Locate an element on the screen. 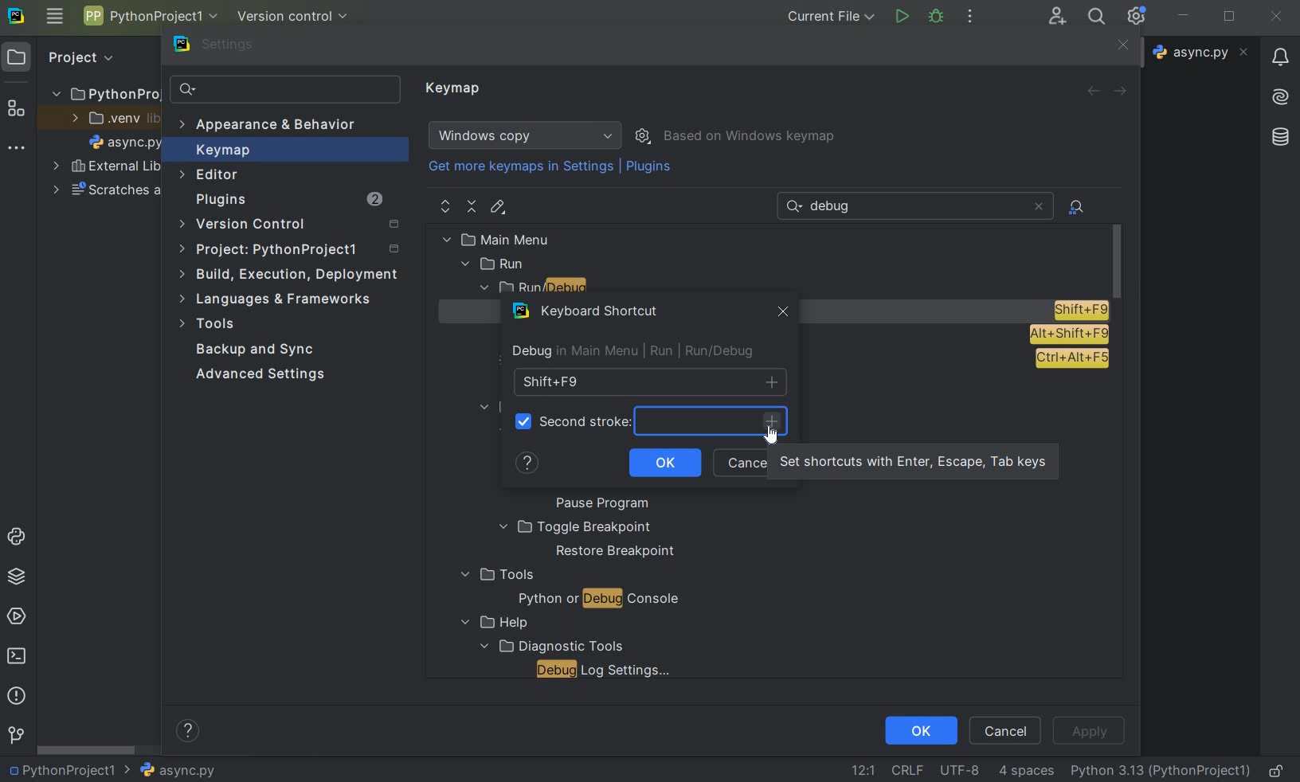 This screenshot has height=782, width=1300. problems is located at coordinates (15, 694).